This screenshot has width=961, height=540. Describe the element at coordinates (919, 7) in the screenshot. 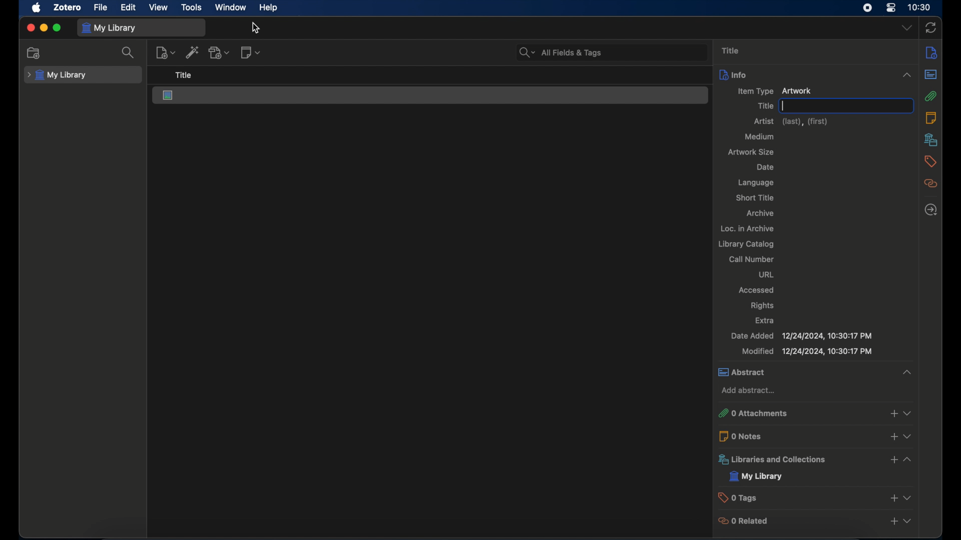

I see `time` at that location.